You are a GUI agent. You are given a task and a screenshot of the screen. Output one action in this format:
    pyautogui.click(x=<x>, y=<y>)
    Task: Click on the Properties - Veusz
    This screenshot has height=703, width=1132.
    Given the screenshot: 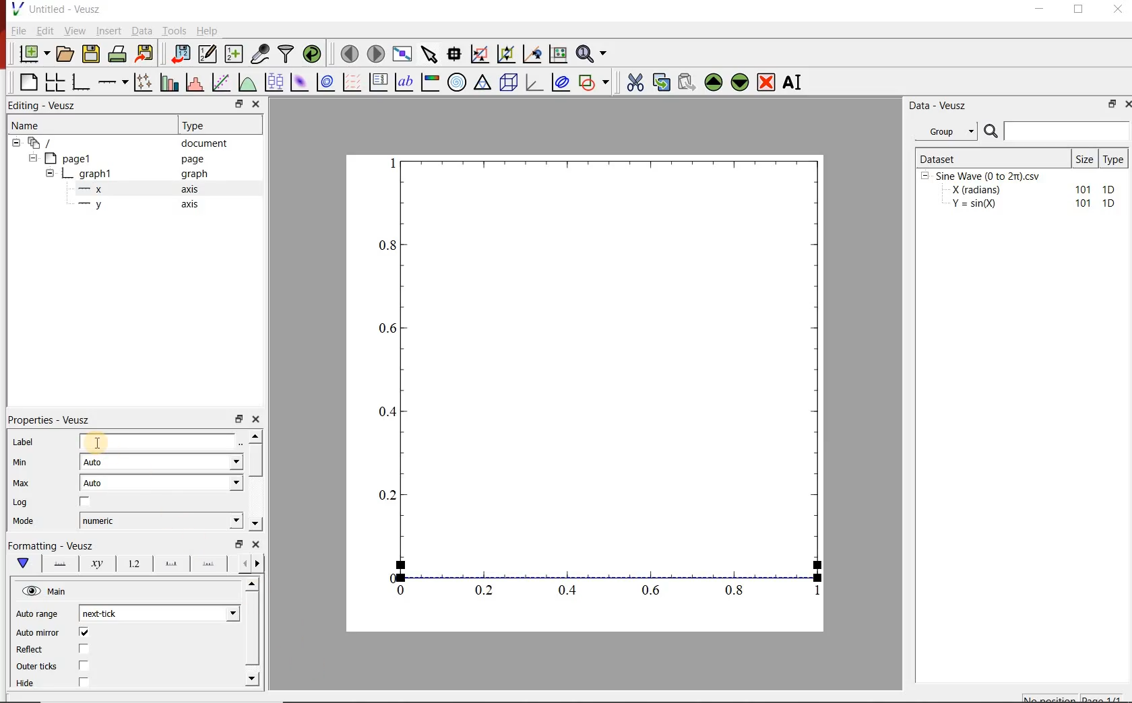 What is the action you would take?
    pyautogui.click(x=51, y=420)
    